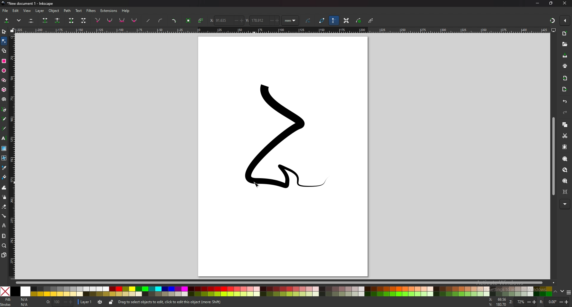 This screenshot has height=307, width=572. I want to click on redo, so click(565, 112).